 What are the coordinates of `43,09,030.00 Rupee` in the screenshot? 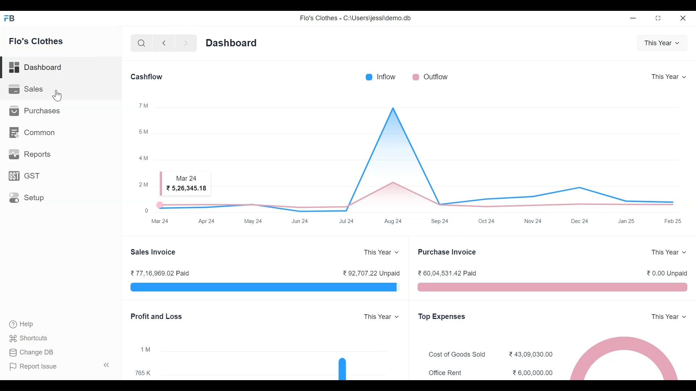 It's located at (531, 354).